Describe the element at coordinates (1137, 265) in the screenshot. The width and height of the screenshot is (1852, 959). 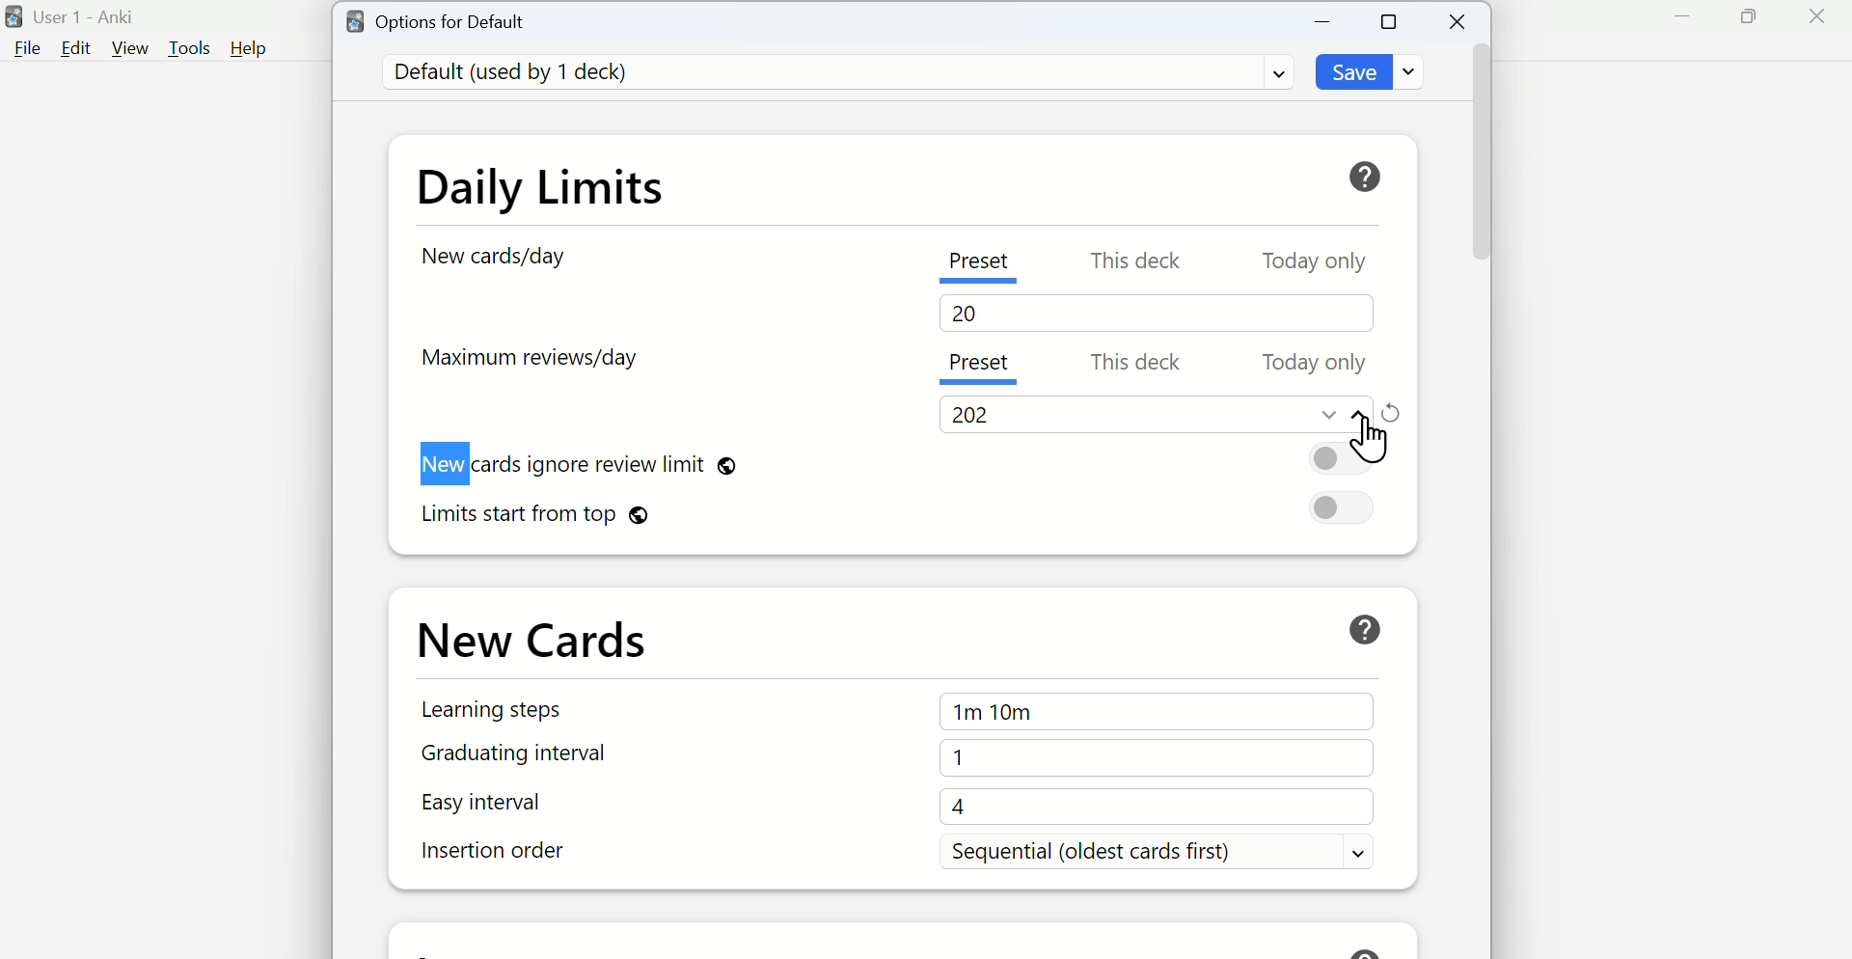
I see `This deck` at that location.